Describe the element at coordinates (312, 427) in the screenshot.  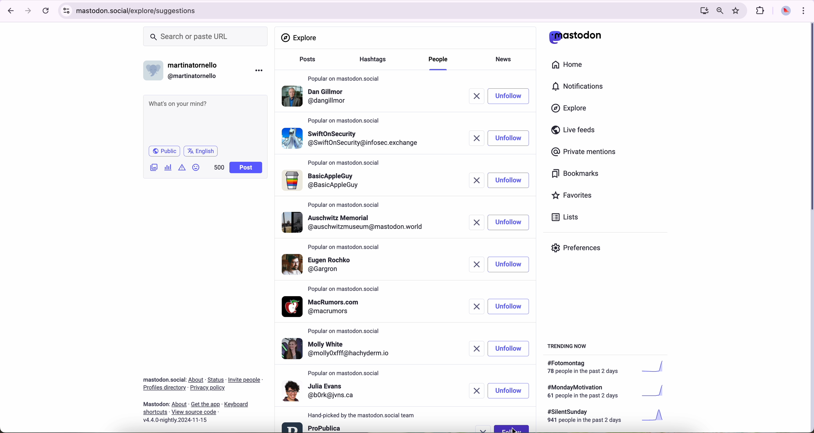
I see `profile` at that location.